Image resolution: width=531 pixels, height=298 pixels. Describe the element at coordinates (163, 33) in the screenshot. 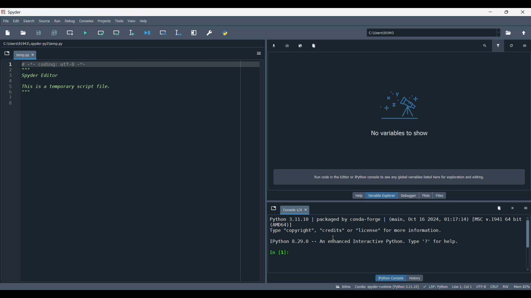

I see `Debug cell` at that location.